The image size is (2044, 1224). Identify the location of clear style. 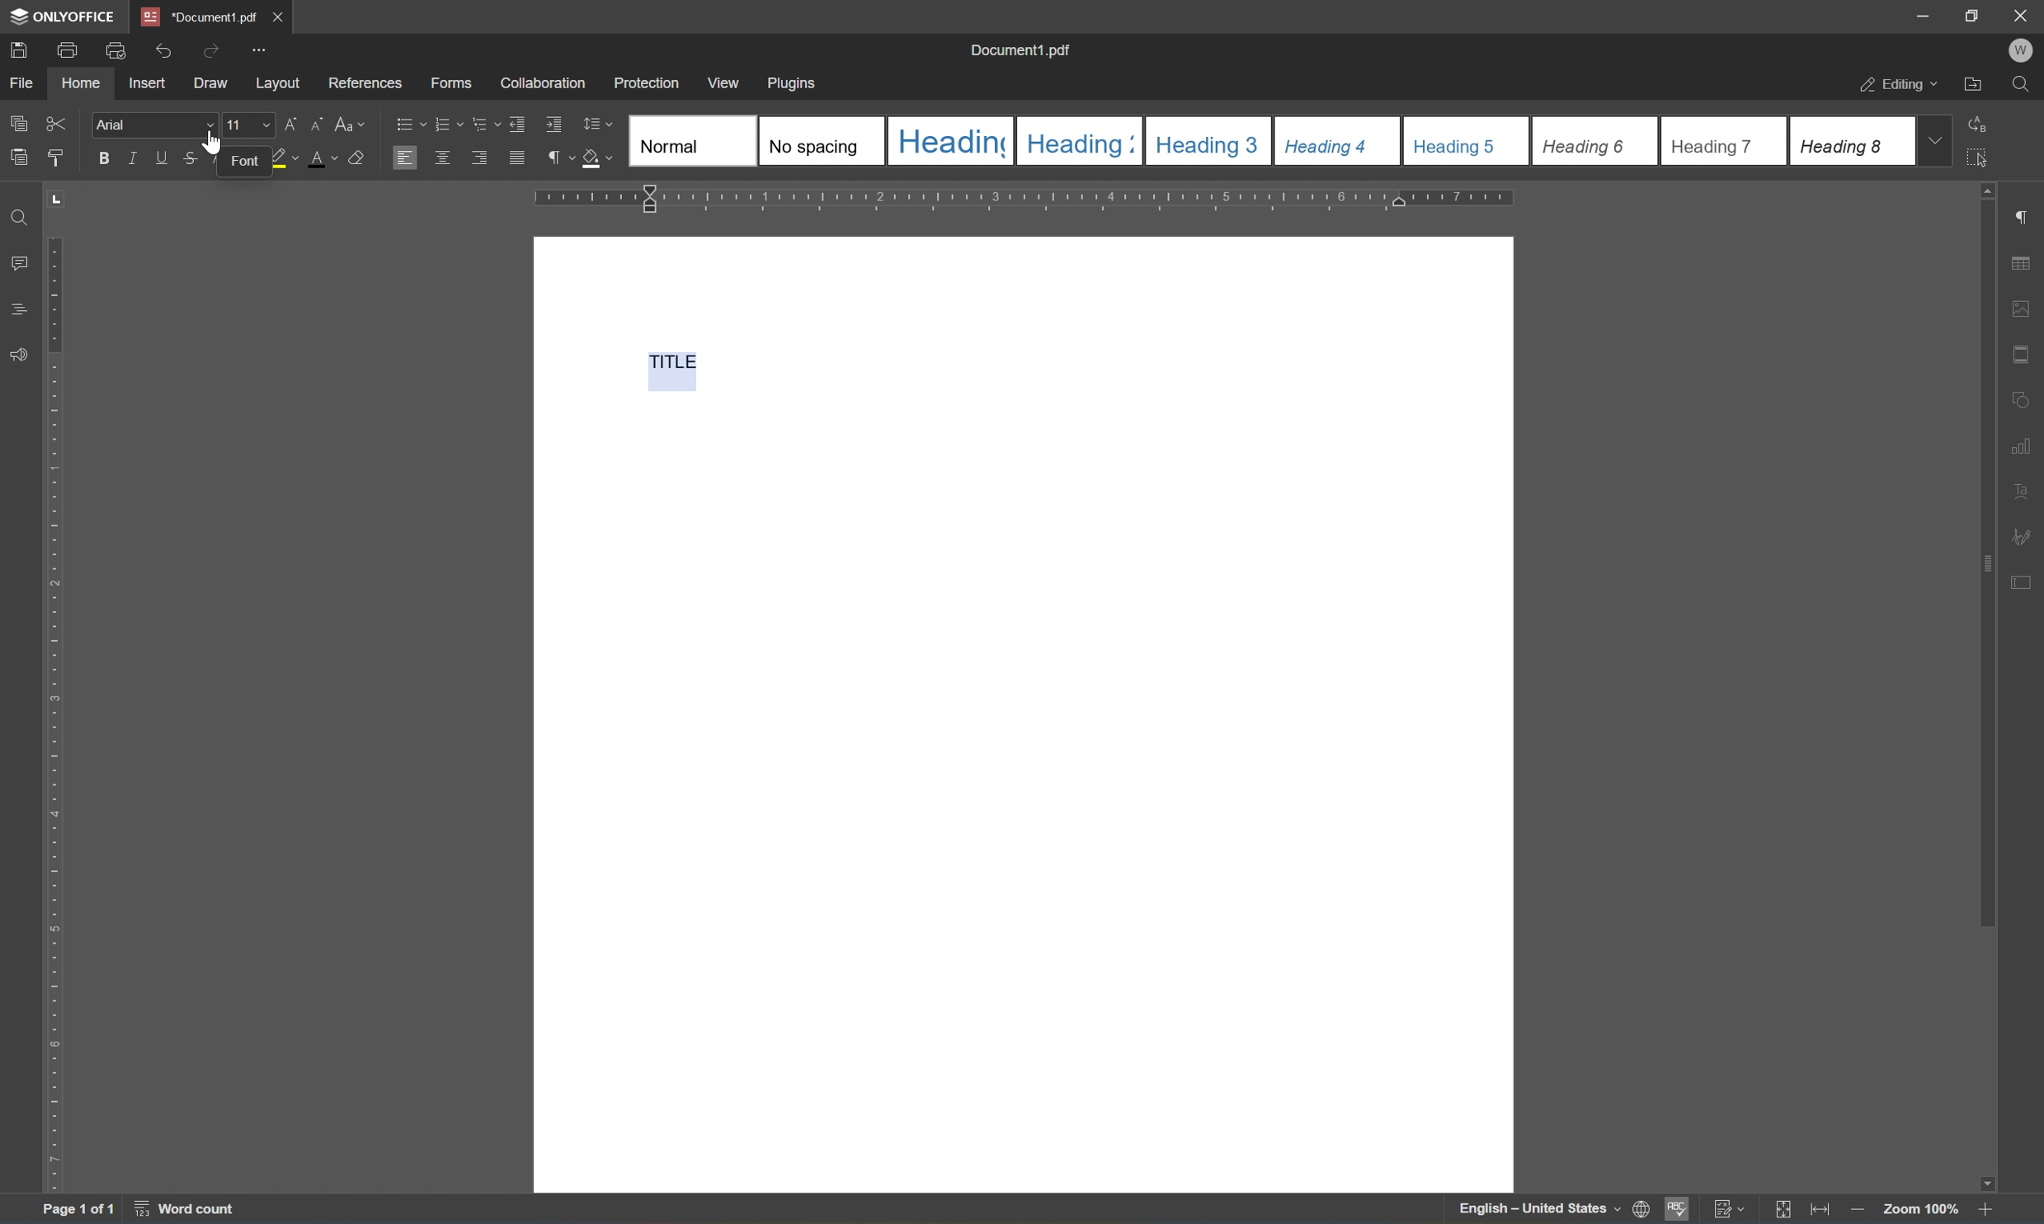
(356, 158).